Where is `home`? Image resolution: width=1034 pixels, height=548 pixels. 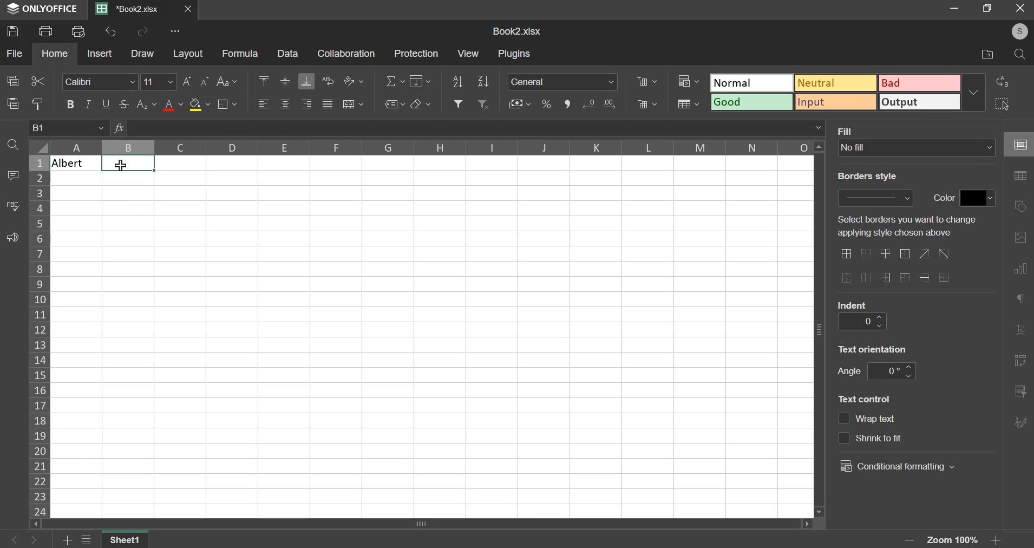
home is located at coordinates (55, 54).